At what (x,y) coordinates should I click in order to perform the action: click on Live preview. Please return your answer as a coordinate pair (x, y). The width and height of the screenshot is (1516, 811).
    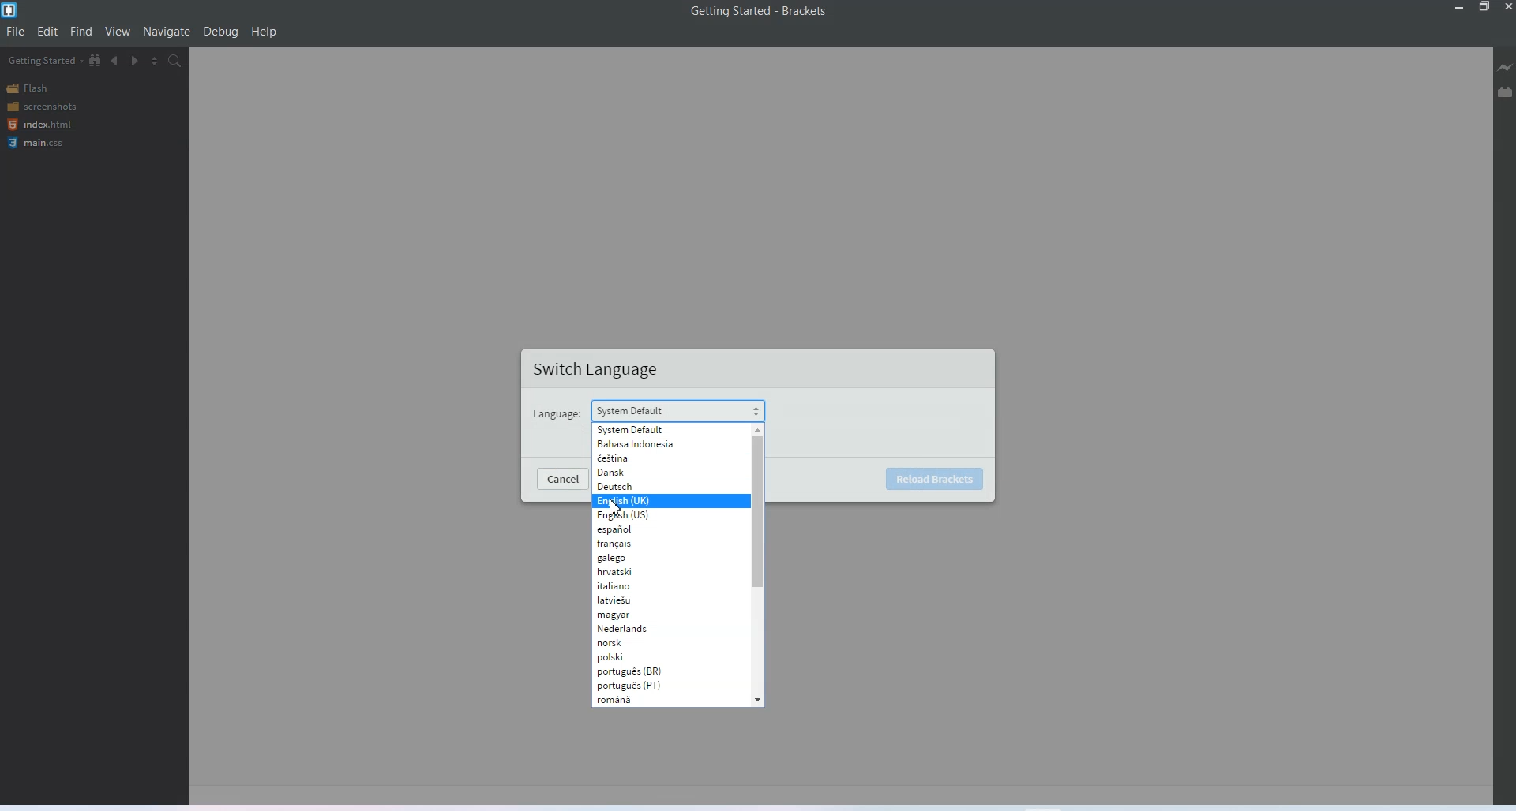
    Looking at the image, I should click on (1506, 67).